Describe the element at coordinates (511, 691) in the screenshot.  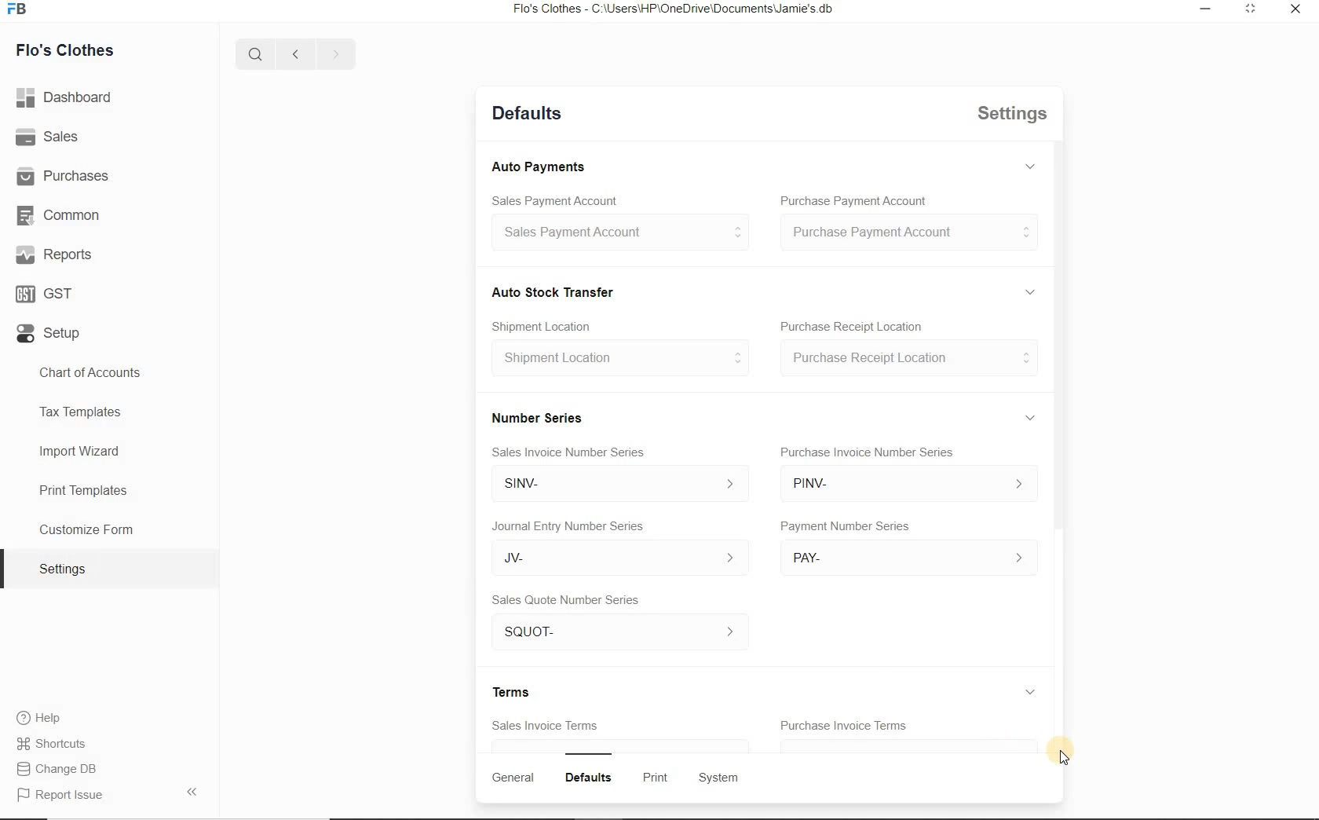
I see `Terms` at that location.